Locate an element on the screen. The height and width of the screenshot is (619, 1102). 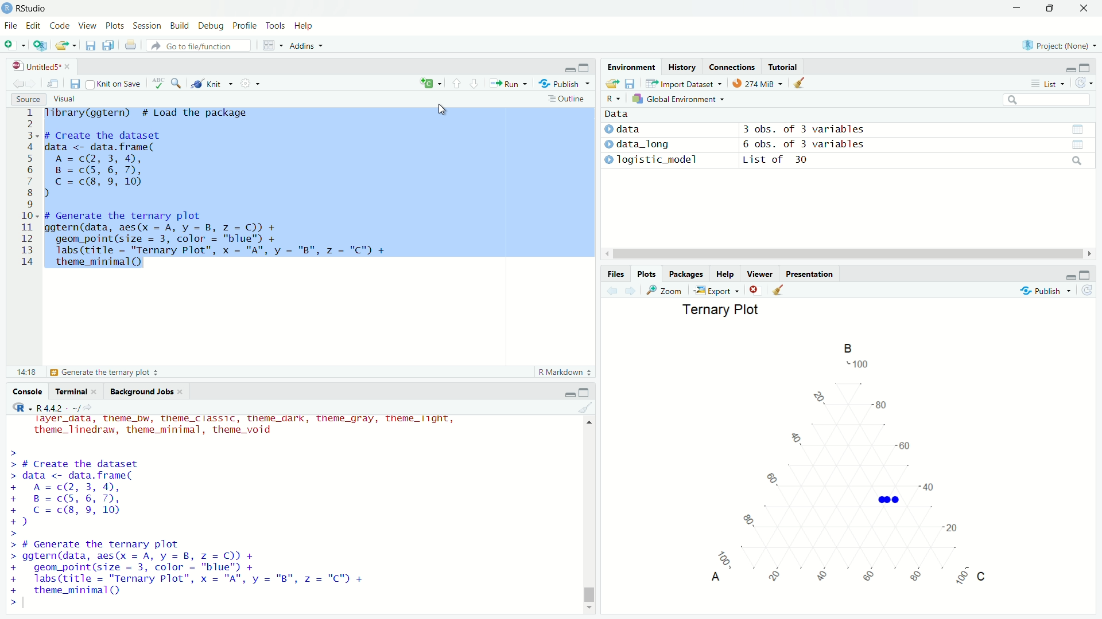
View is located at coordinates (84, 26).